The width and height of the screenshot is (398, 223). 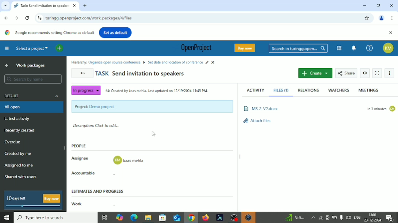 I want to click on Search, so click(x=298, y=49).